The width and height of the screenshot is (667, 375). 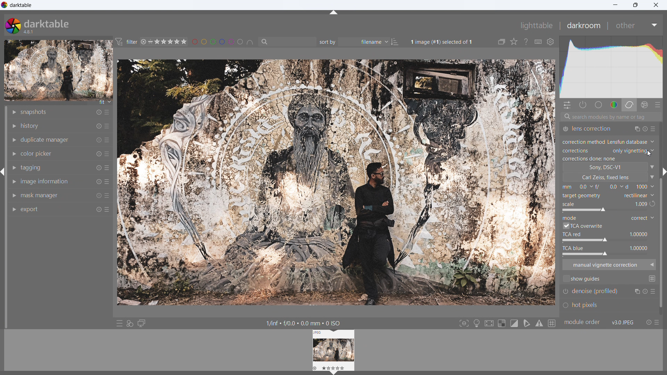 What do you see at coordinates (614, 105) in the screenshot?
I see `color` at bounding box center [614, 105].